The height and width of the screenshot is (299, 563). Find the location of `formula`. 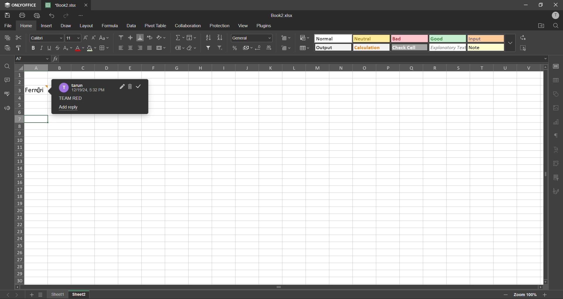

formula is located at coordinates (111, 27).